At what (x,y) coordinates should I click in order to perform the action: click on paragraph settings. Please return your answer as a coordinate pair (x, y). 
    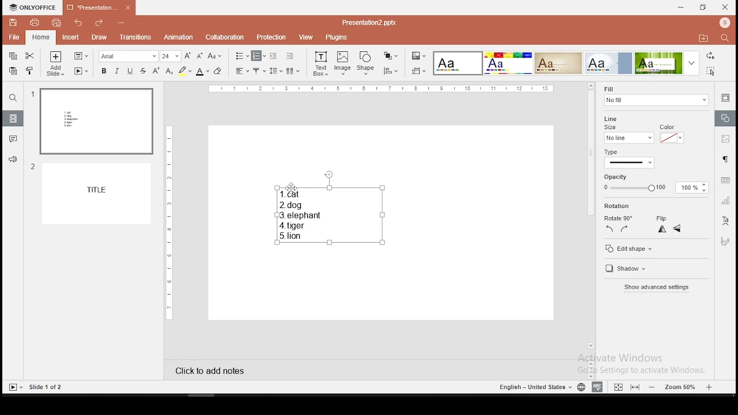
    Looking at the image, I should click on (725, 160).